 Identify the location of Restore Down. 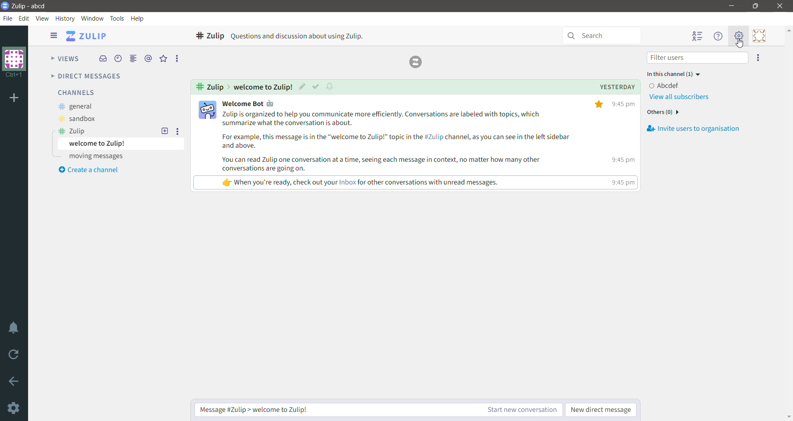
(756, 6).